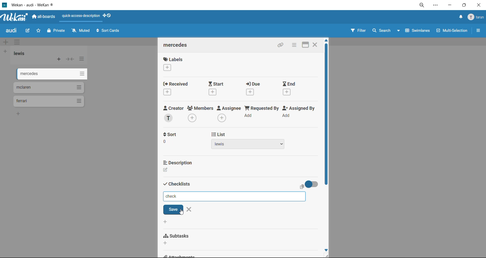 This screenshot has width=486, height=258. I want to click on assigned by, so click(300, 114).